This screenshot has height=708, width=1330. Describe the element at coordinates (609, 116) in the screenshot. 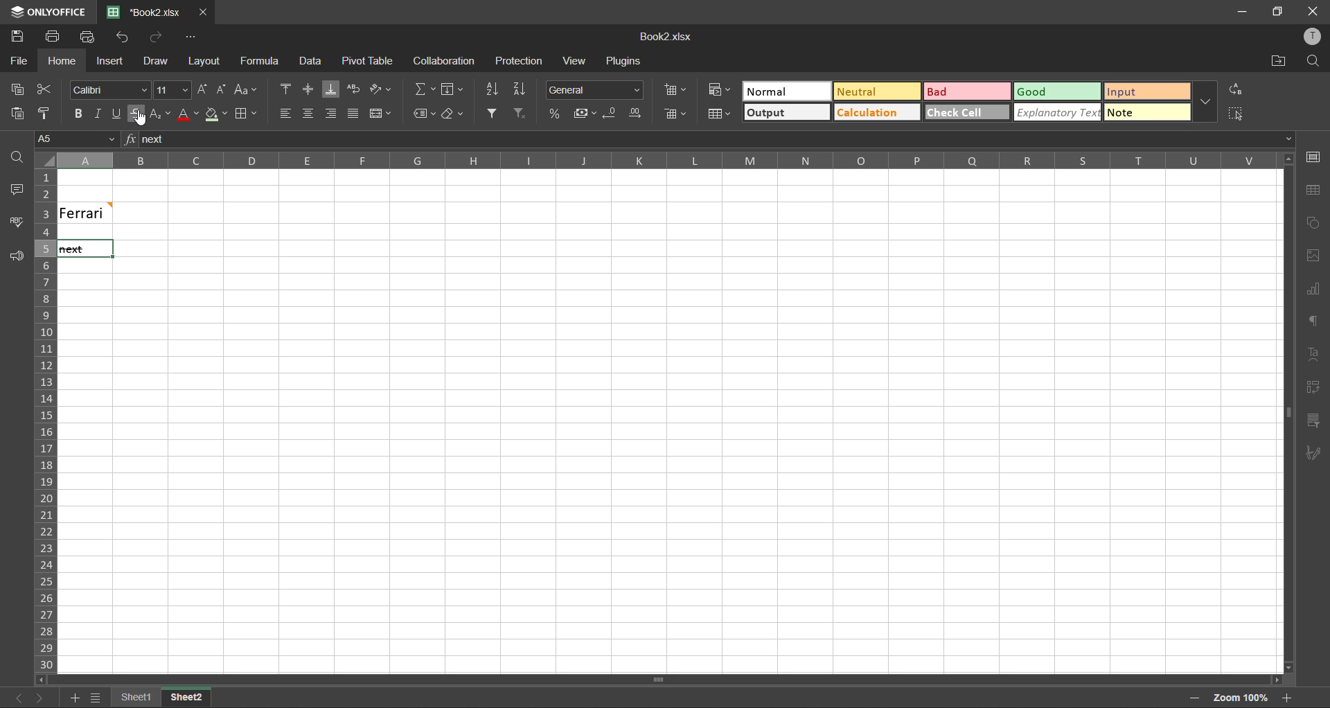

I see `decrease decimal` at that location.